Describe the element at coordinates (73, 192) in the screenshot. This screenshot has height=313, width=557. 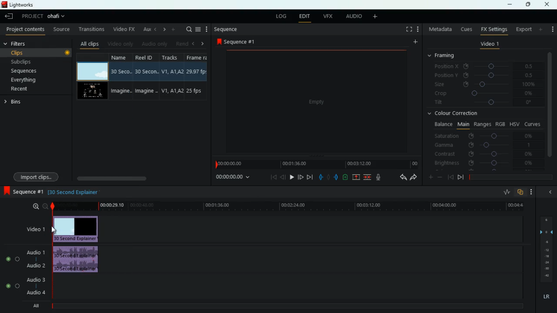
I see `time` at that location.